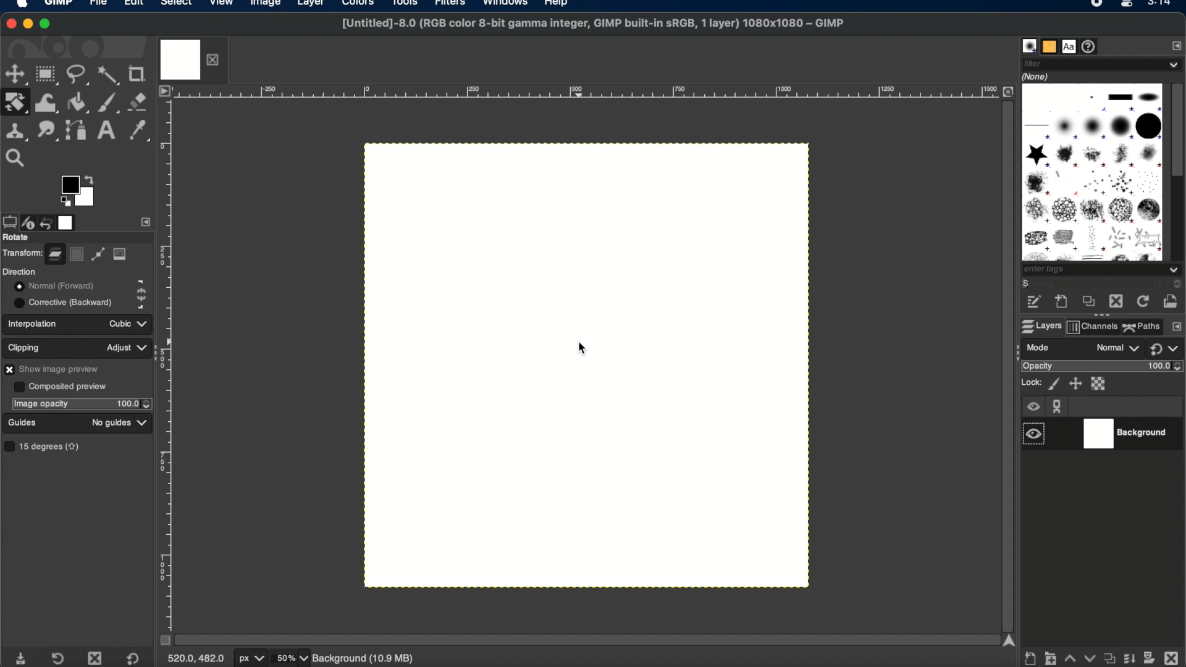  Describe the element at coordinates (61, 657) in the screenshot. I see `restore tool preset` at that location.